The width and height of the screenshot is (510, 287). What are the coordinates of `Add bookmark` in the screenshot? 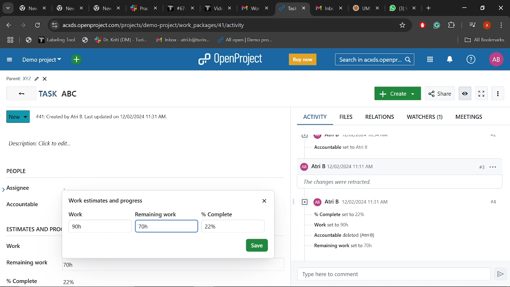 It's located at (484, 40).